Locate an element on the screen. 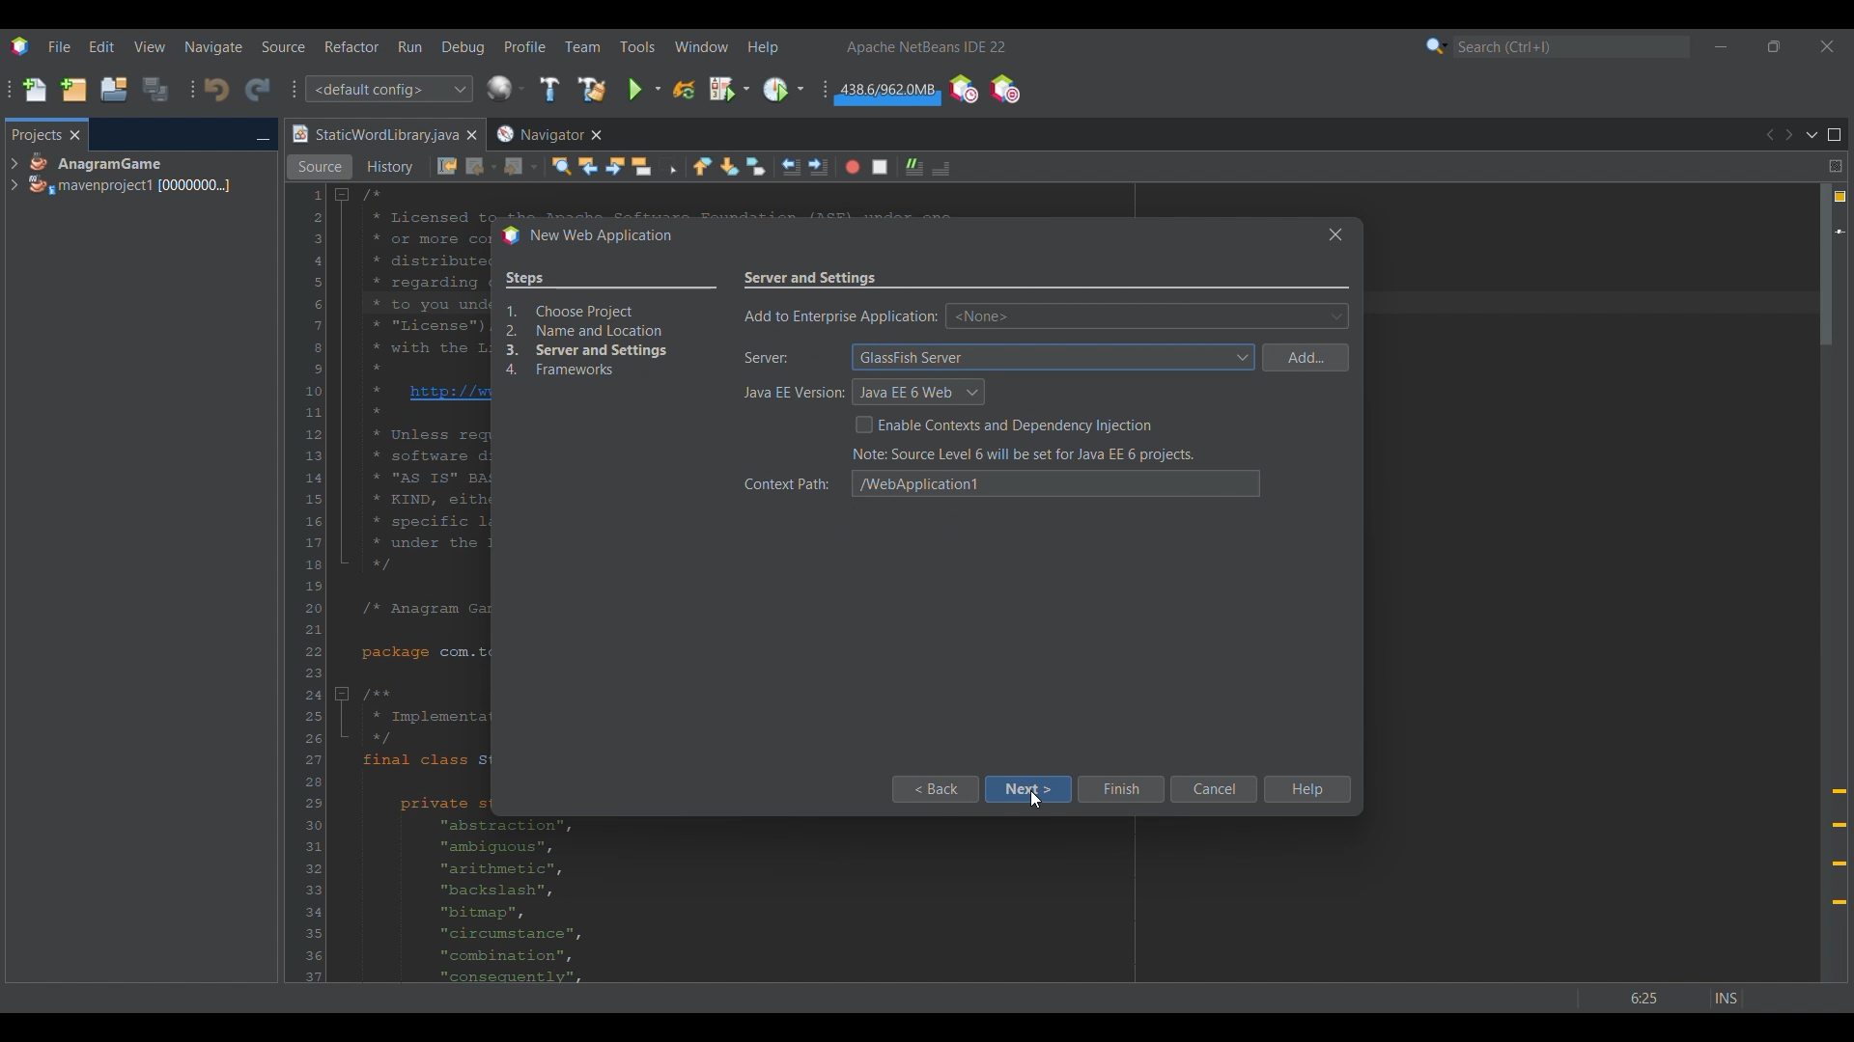 This screenshot has height=1042, width=1854. Next bookmark is located at coordinates (729, 167).